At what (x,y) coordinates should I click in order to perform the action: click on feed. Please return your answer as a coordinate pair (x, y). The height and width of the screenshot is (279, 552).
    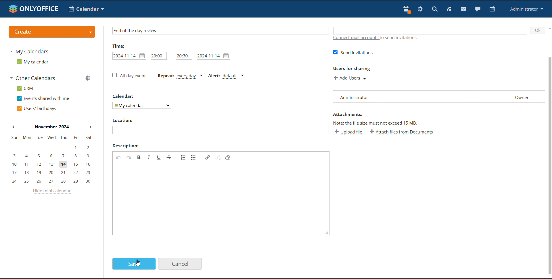
    Looking at the image, I should click on (448, 9).